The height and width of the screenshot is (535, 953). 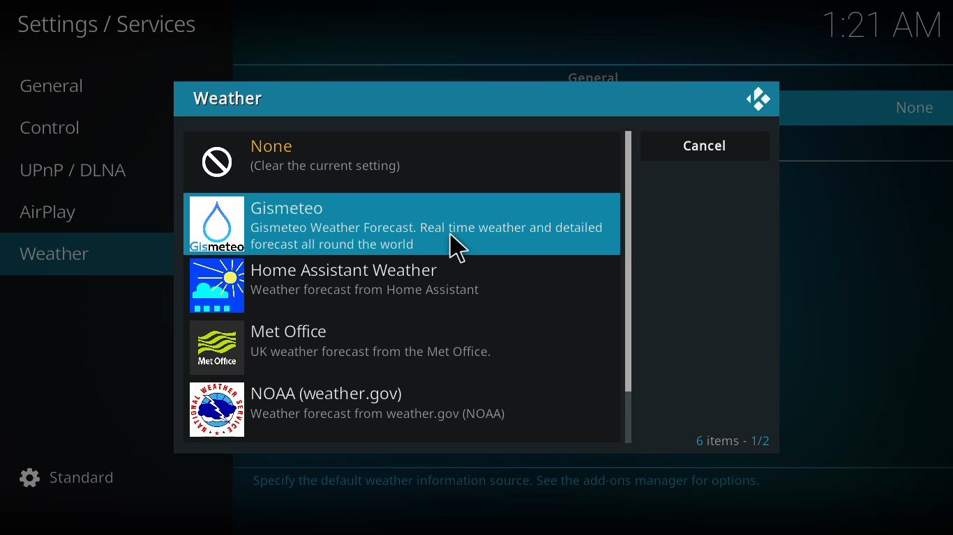 What do you see at coordinates (306, 158) in the screenshot?
I see `none` at bounding box center [306, 158].